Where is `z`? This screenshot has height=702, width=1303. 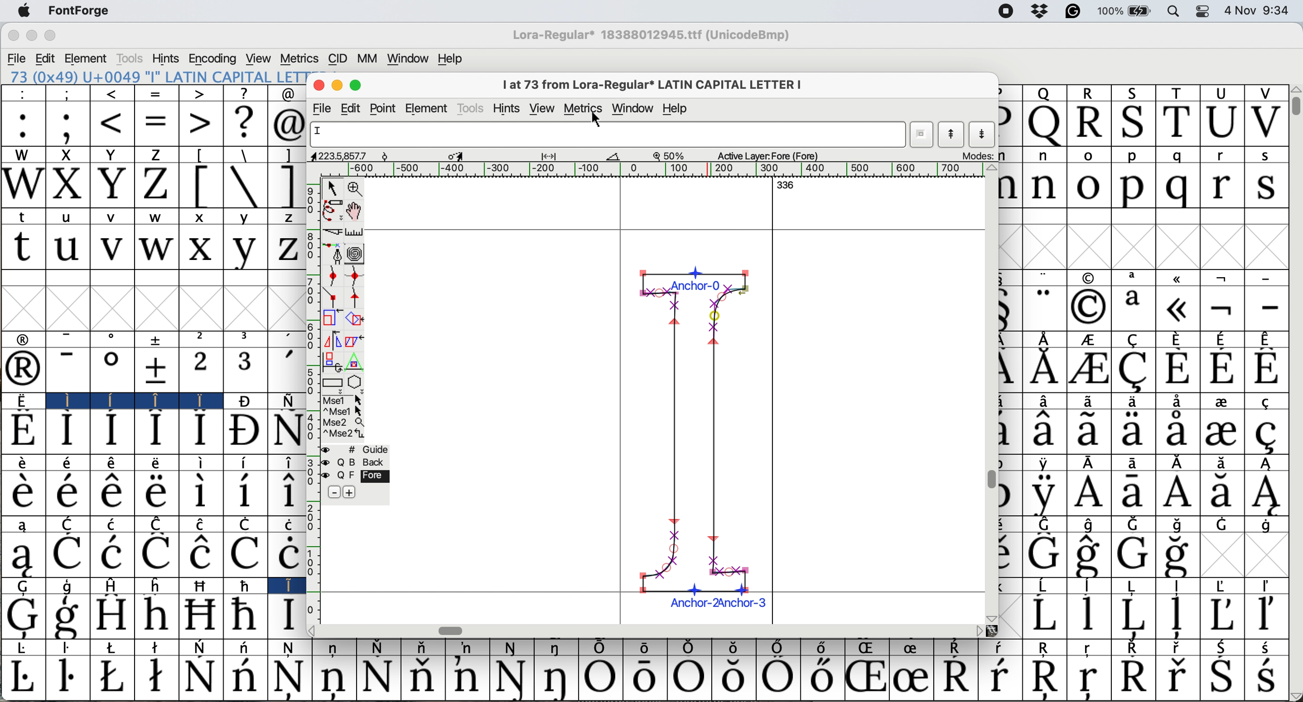 z is located at coordinates (284, 249).